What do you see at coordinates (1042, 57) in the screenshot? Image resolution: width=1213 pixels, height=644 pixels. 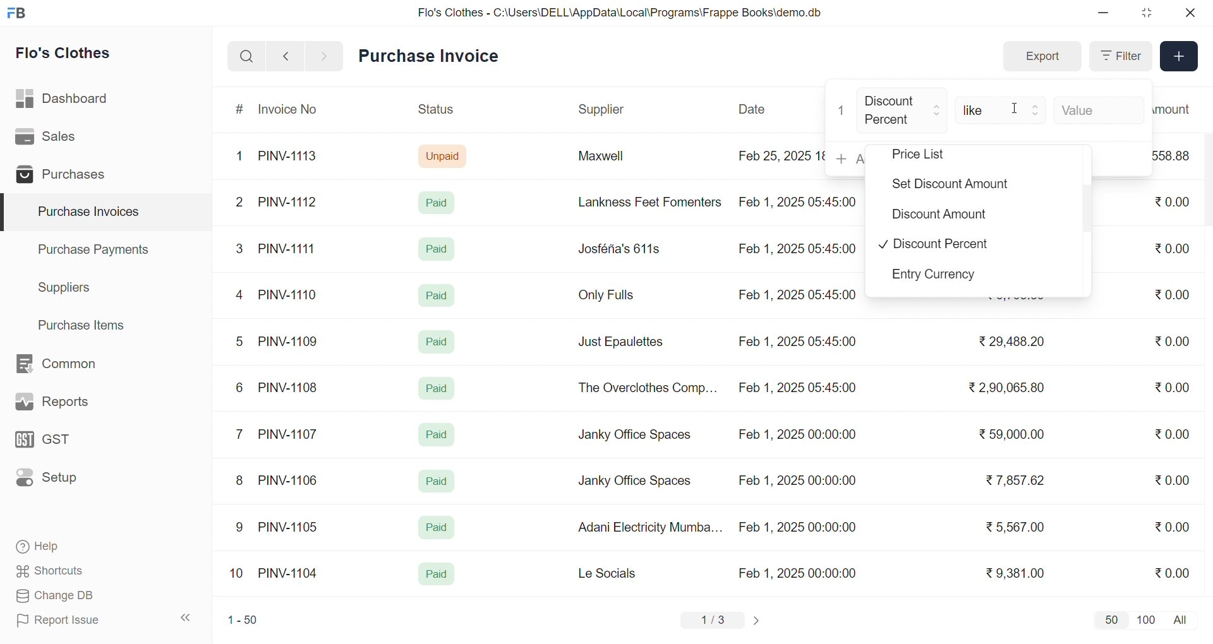 I see `Export` at bounding box center [1042, 57].